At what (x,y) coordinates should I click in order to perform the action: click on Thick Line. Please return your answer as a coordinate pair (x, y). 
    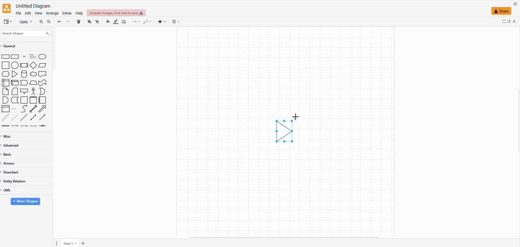
    Looking at the image, I should click on (5, 126).